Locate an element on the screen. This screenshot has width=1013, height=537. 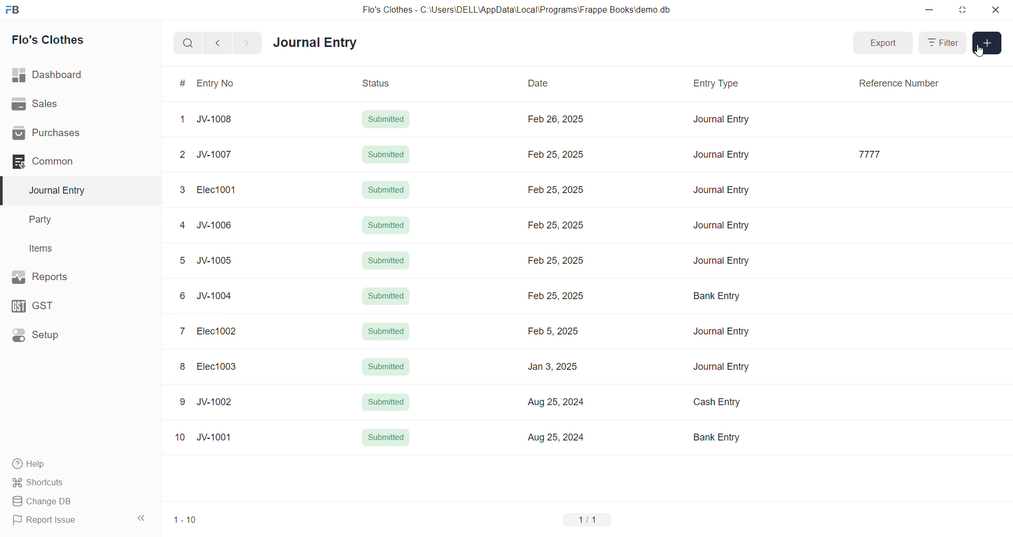
Jan 3, 2025 is located at coordinates (555, 366).